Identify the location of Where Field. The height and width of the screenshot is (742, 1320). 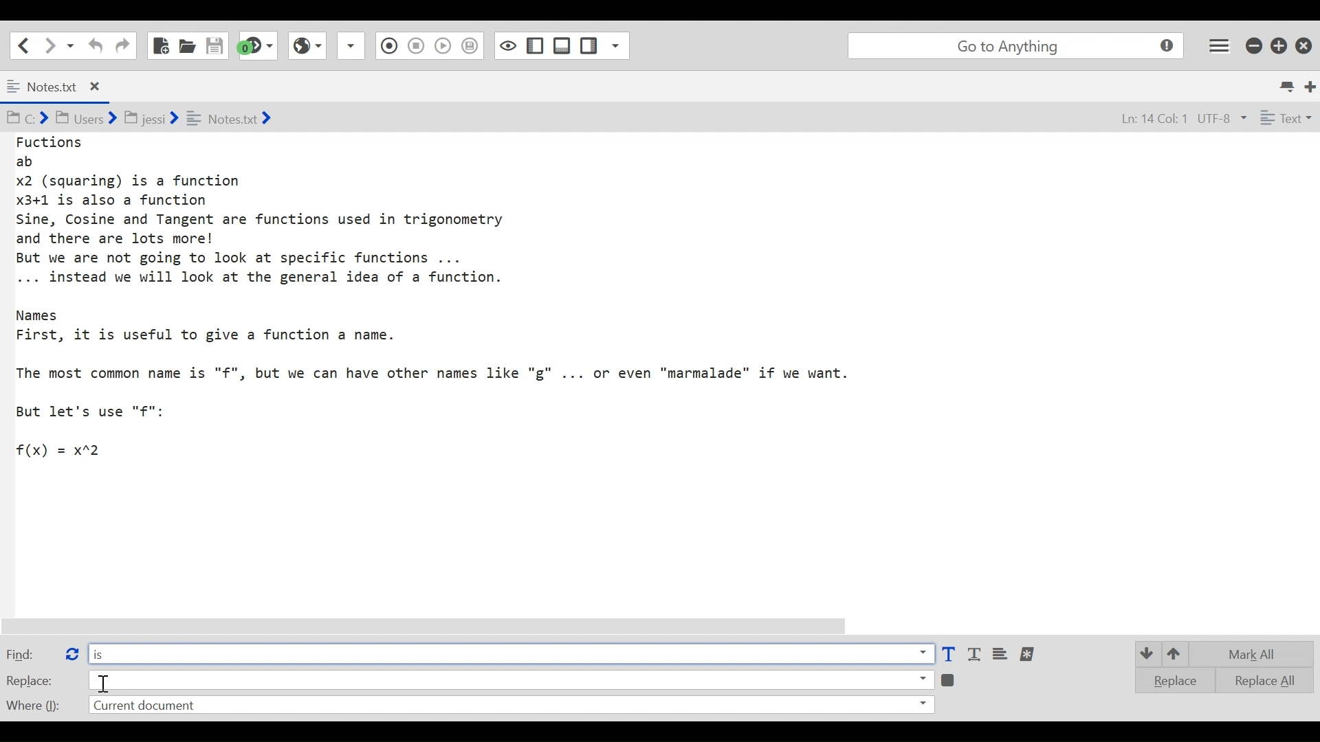
(510, 706).